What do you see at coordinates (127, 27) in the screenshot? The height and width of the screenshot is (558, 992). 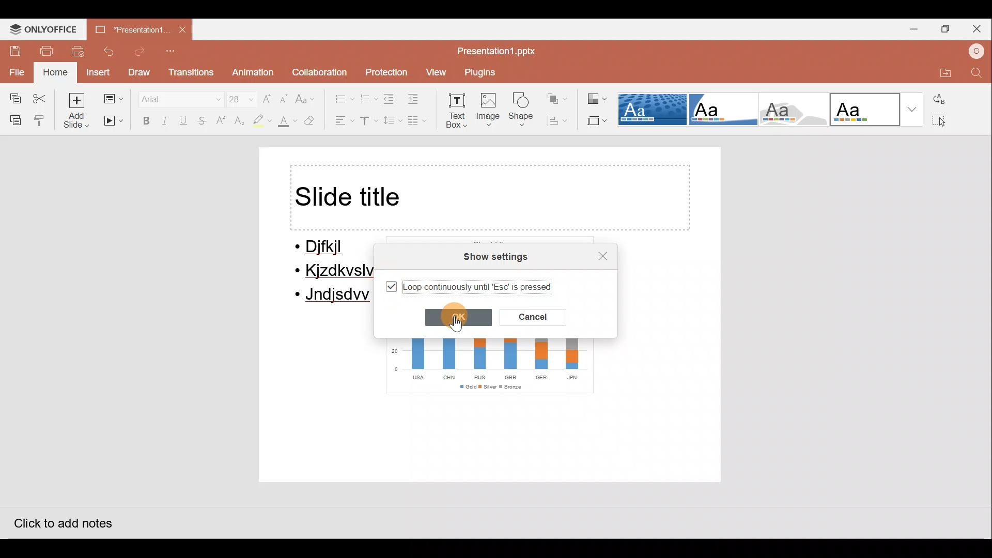 I see `Document name` at bounding box center [127, 27].